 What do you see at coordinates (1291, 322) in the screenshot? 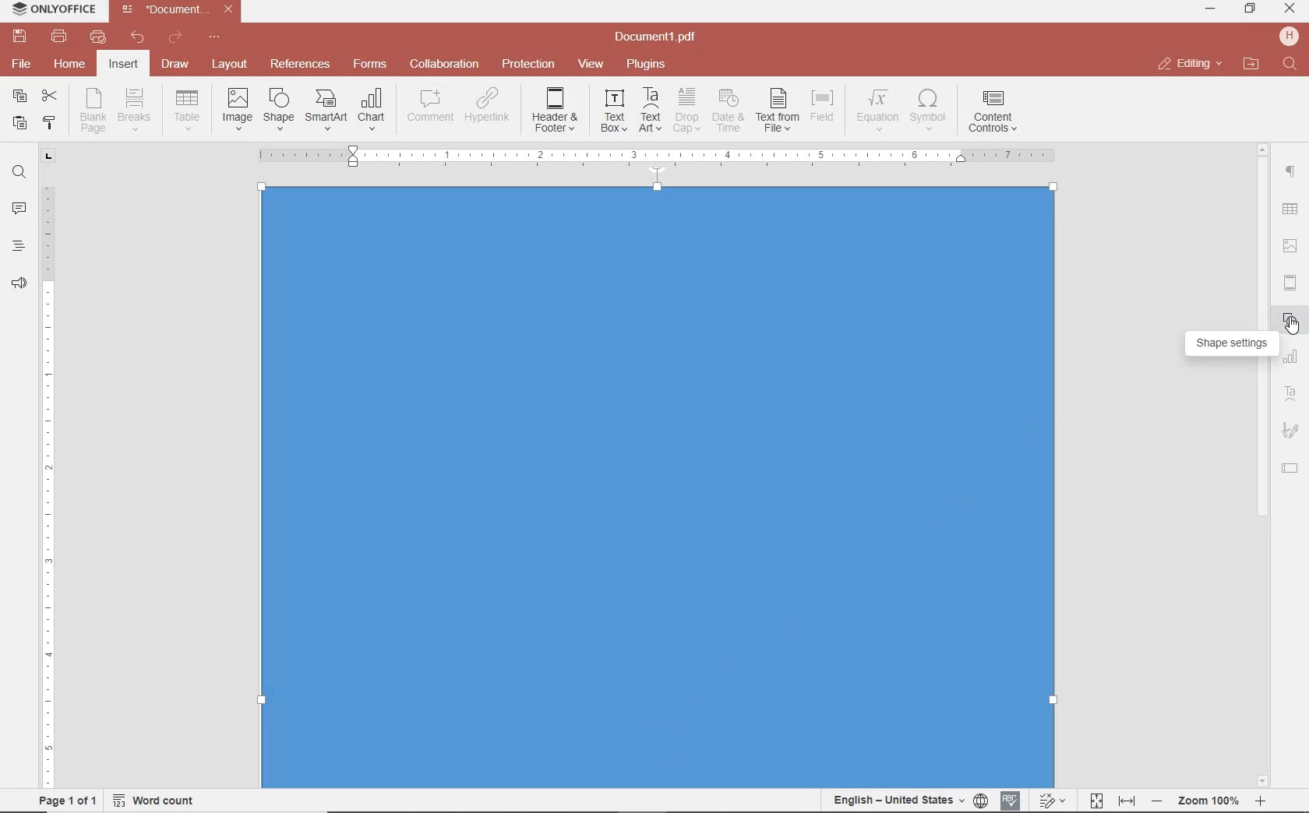
I see `SHAPES` at bounding box center [1291, 322].